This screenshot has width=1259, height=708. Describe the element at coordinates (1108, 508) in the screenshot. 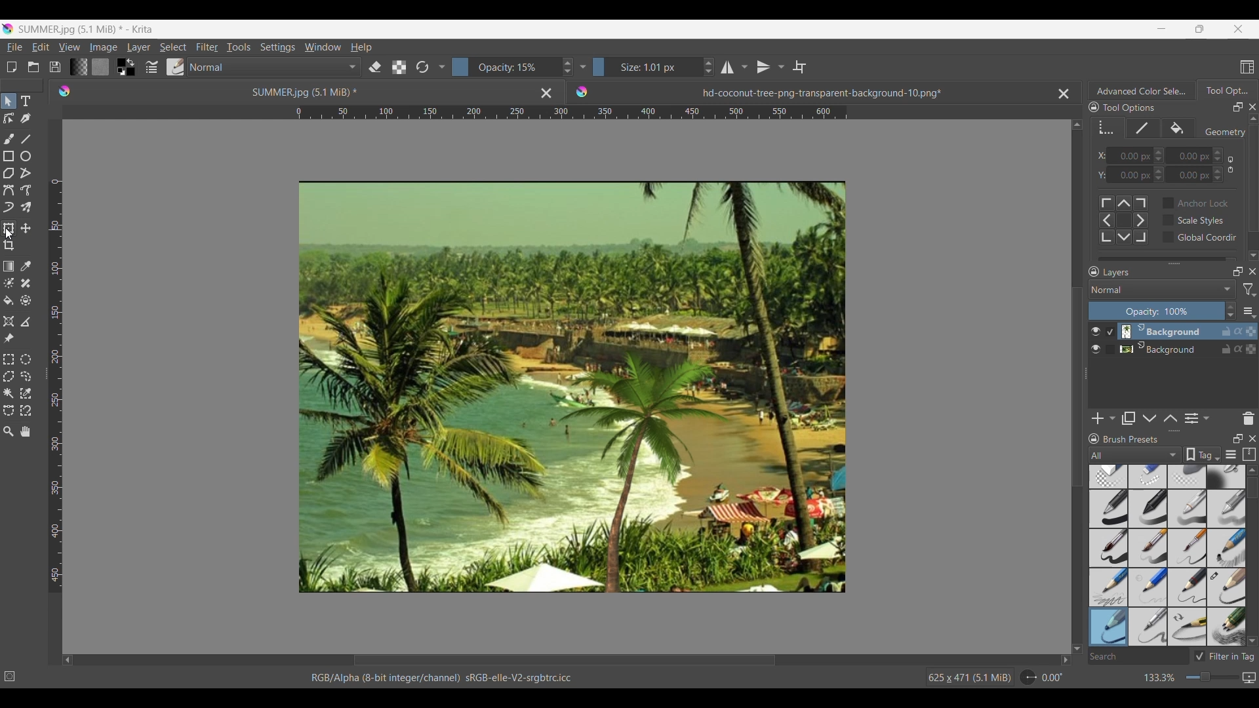

I see `basic1` at that location.